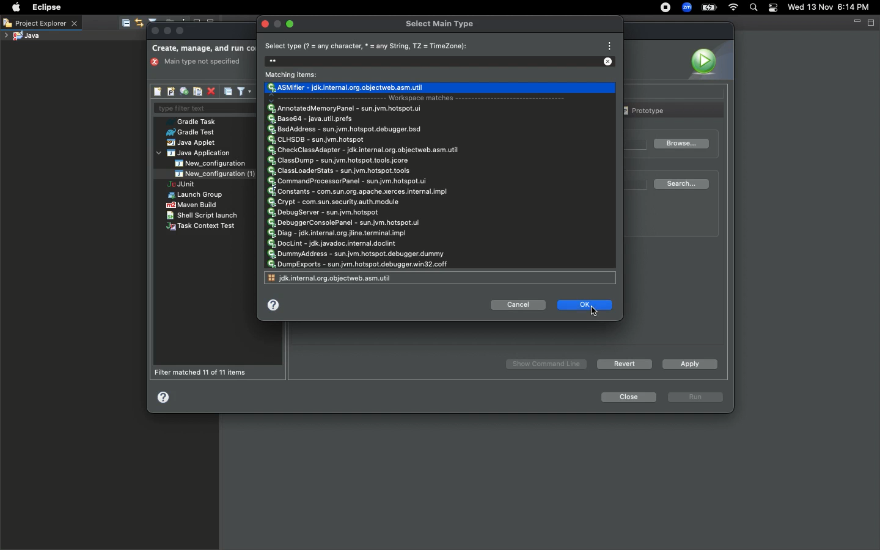 This screenshot has width=880, height=550. I want to click on Show Command Line, so click(548, 364).